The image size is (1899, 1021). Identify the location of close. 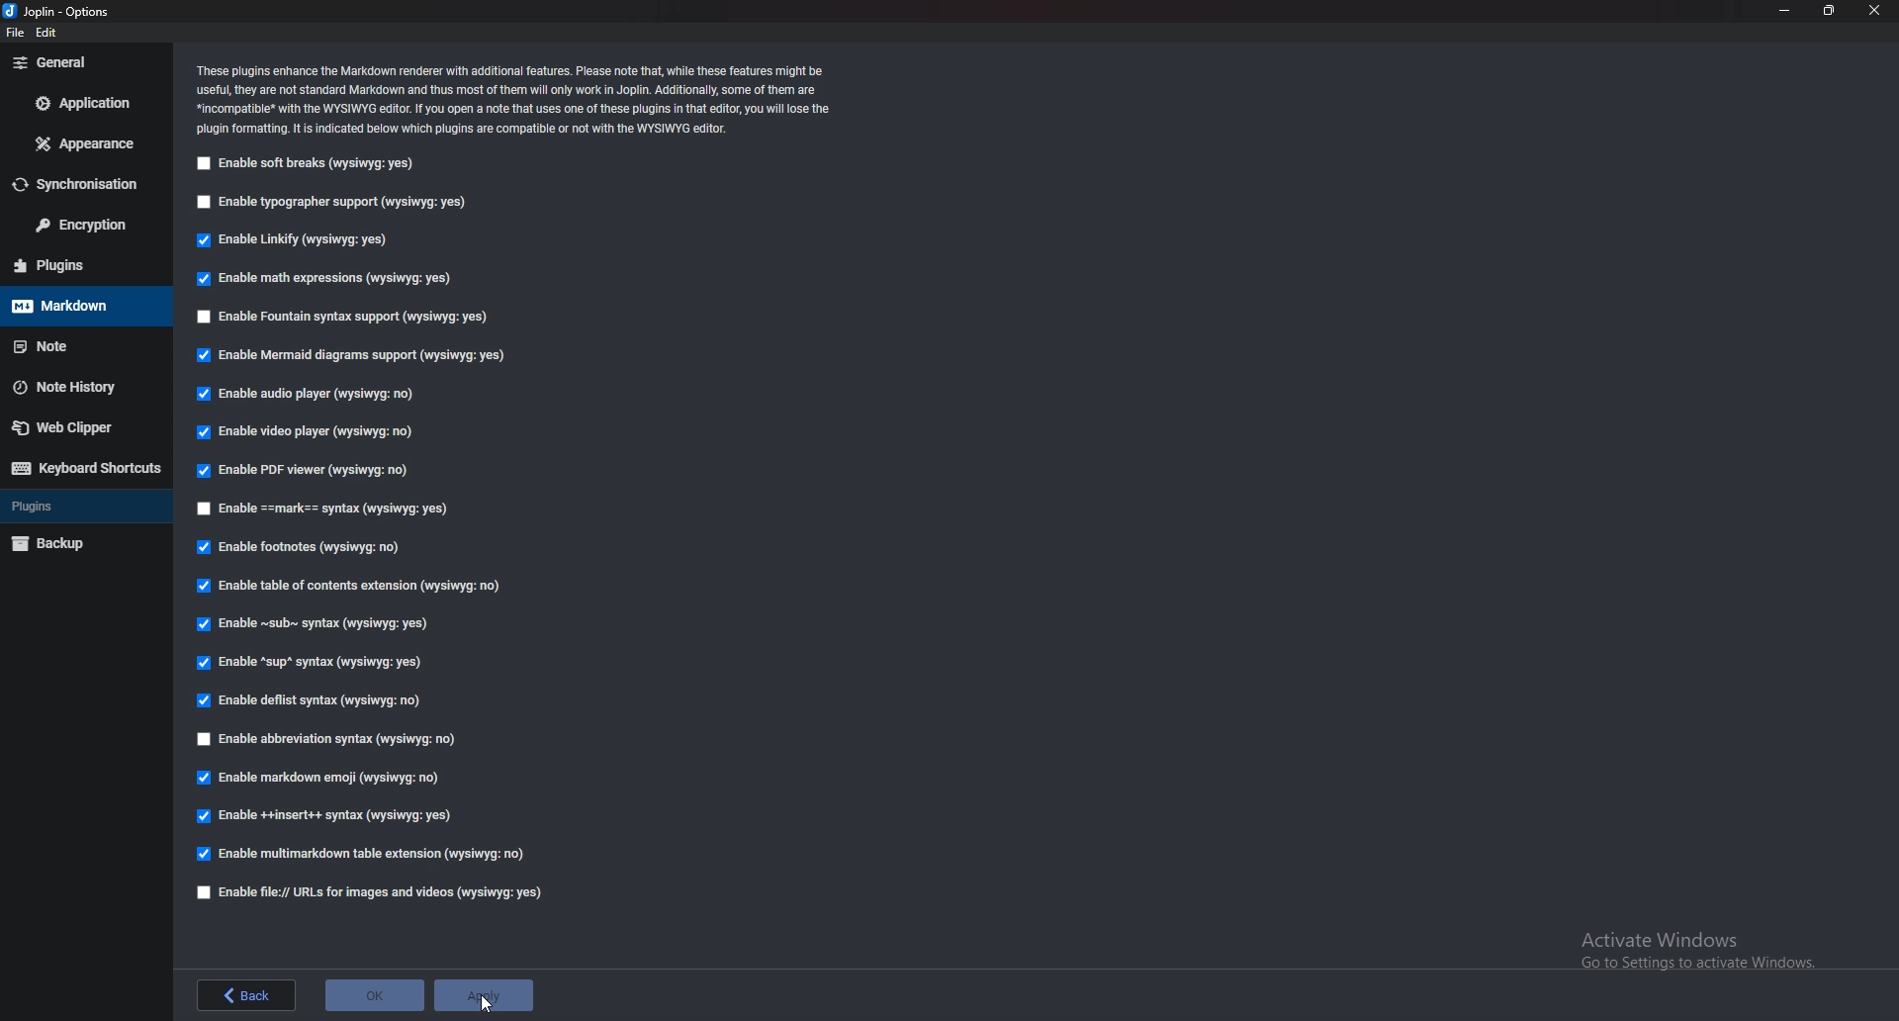
(1875, 12).